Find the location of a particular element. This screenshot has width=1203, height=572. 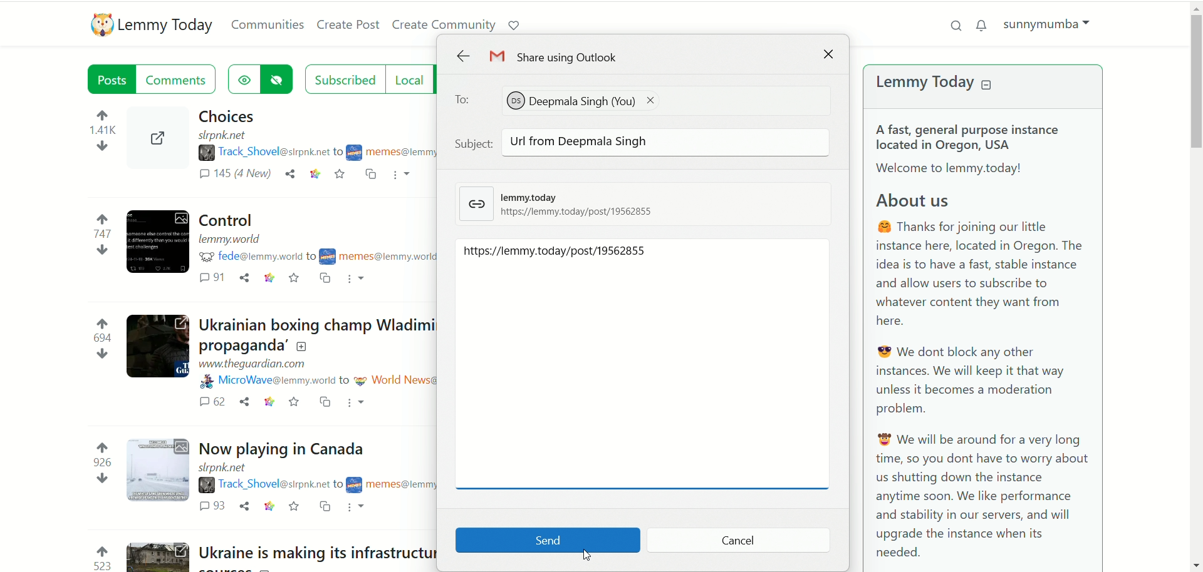

username is located at coordinates (259, 153).